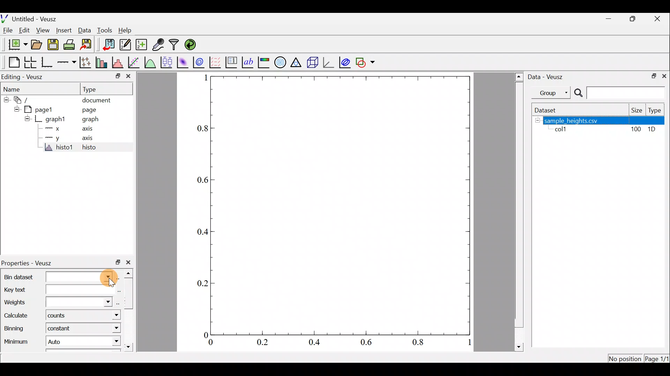 This screenshot has height=376, width=670. Describe the element at coordinates (125, 45) in the screenshot. I see `edit and enter new datasets` at that location.